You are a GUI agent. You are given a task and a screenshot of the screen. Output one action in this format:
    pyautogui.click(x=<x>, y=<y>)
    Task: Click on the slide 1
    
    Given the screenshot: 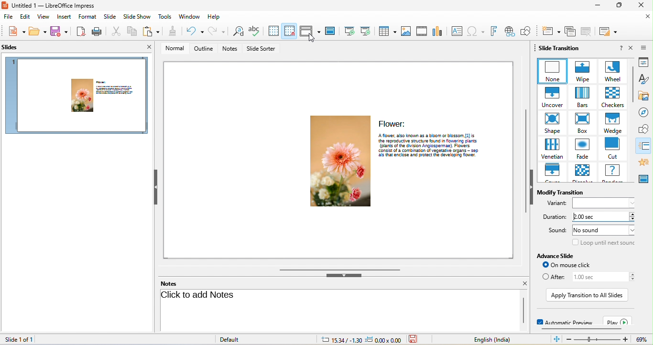 What is the action you would take?
    pyautogui.click(x=78, y=97)
    